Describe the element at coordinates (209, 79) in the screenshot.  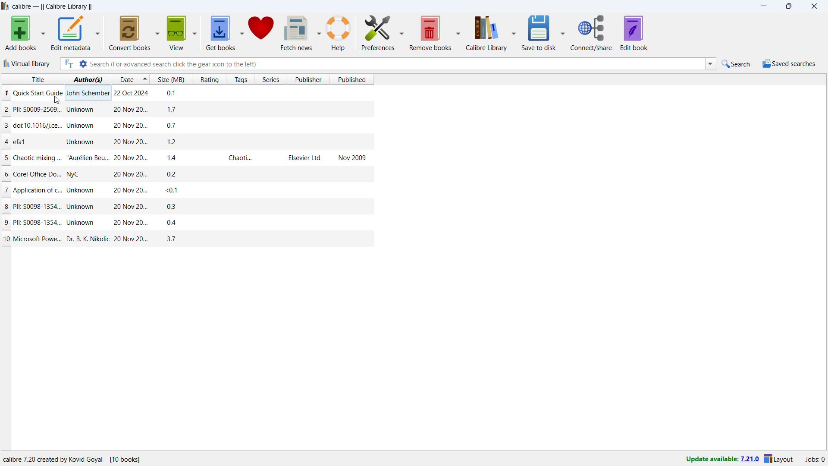
I see `sort by rating` at that location.